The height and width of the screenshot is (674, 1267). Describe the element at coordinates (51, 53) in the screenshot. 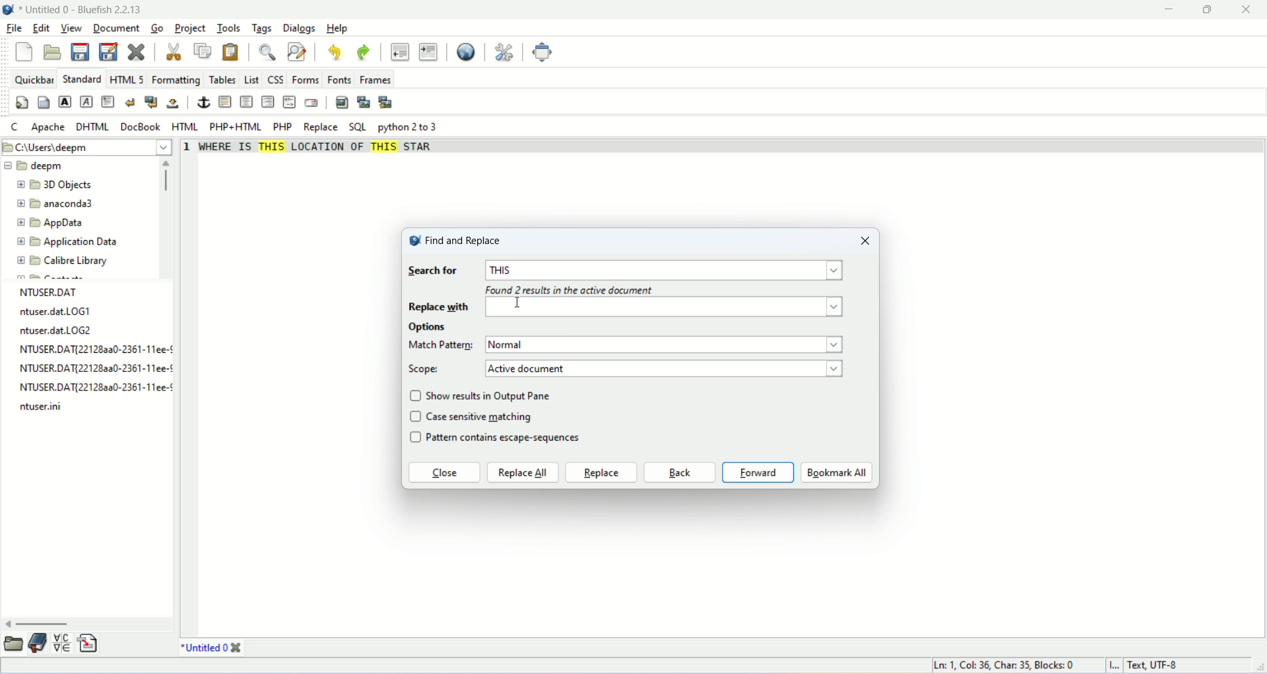

I see `open file` at that location.